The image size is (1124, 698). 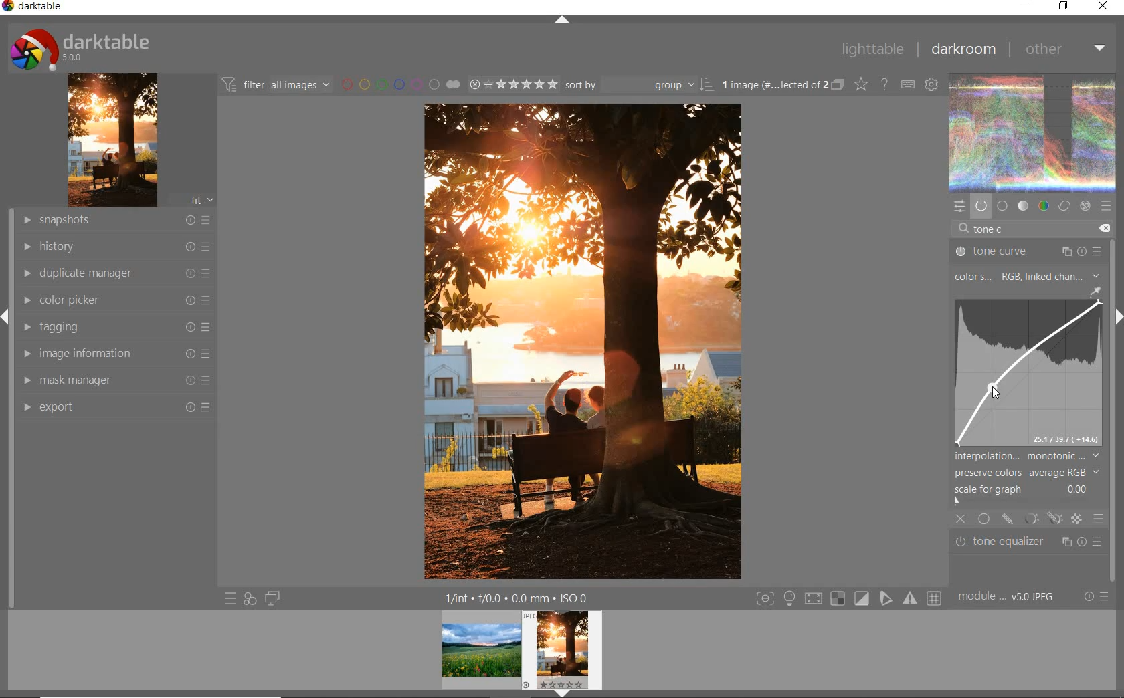 I want to click on quick access to presets, so click(x=230, y=599).